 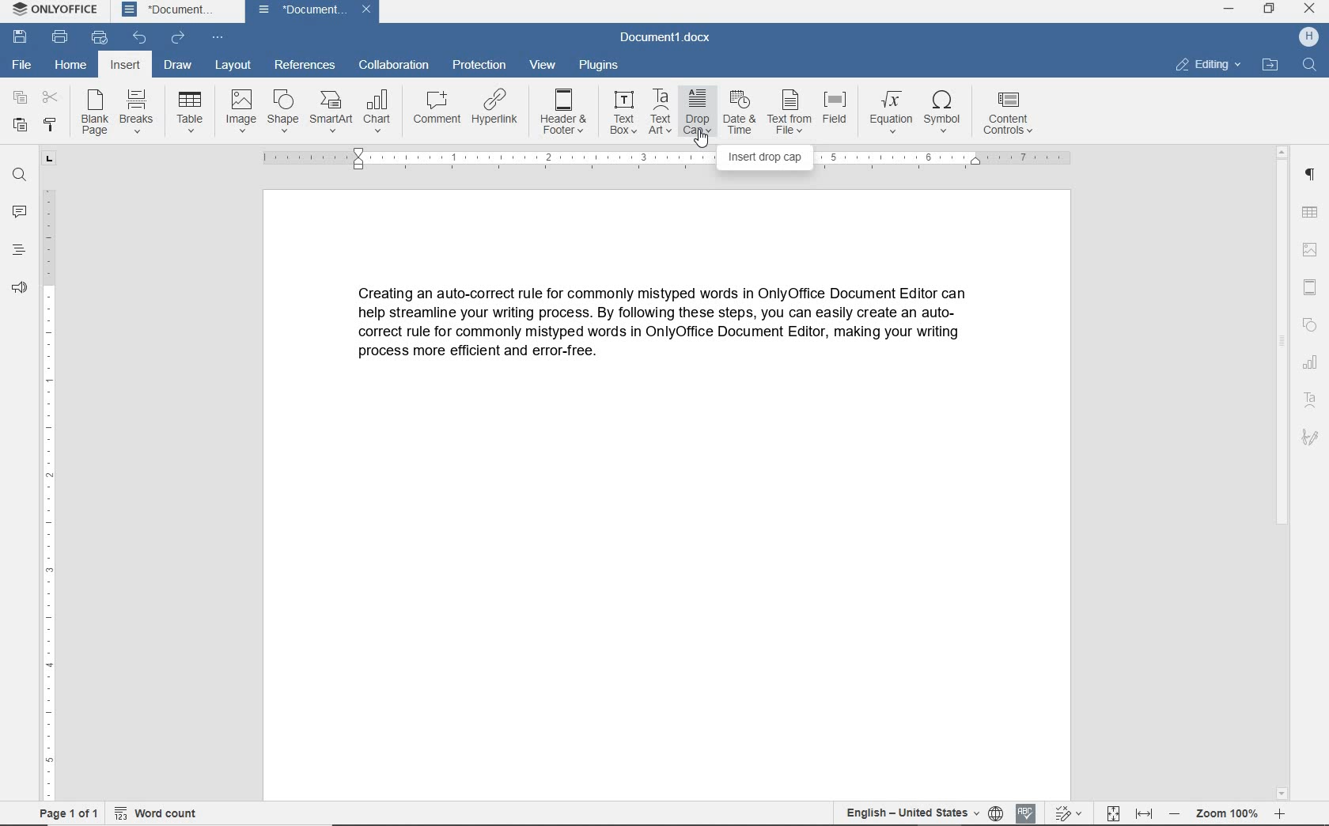 What do you see at coordinates (177, 63) in the screenshot?
I see `draw` at bounding box center [177, 63].